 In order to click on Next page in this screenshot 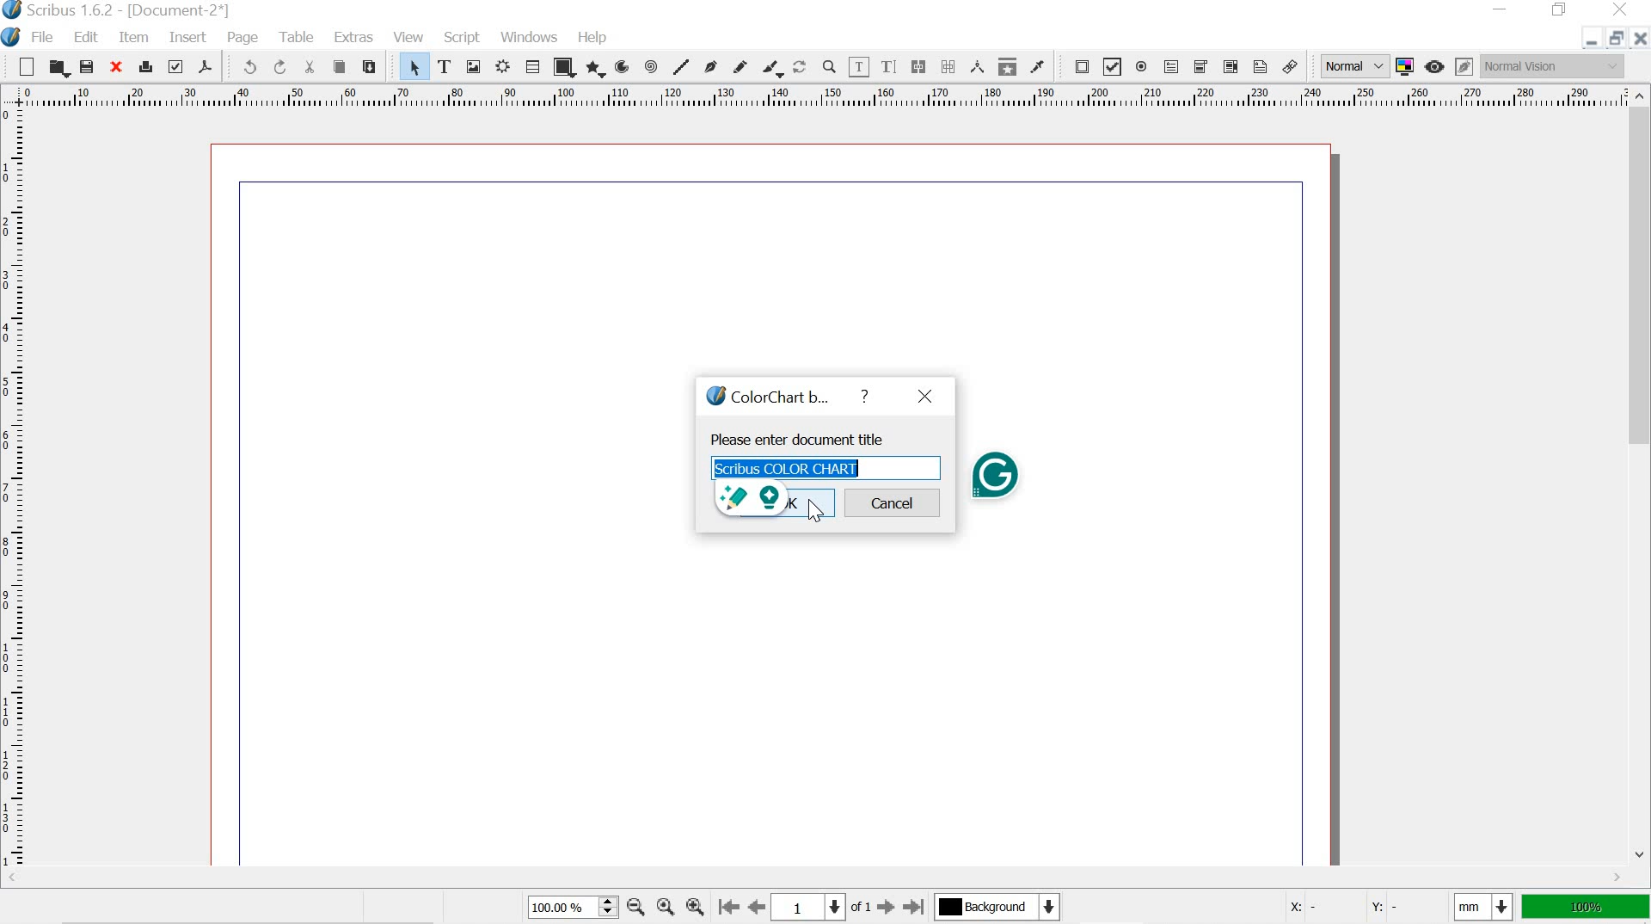, I will do `click(884, 908)`.